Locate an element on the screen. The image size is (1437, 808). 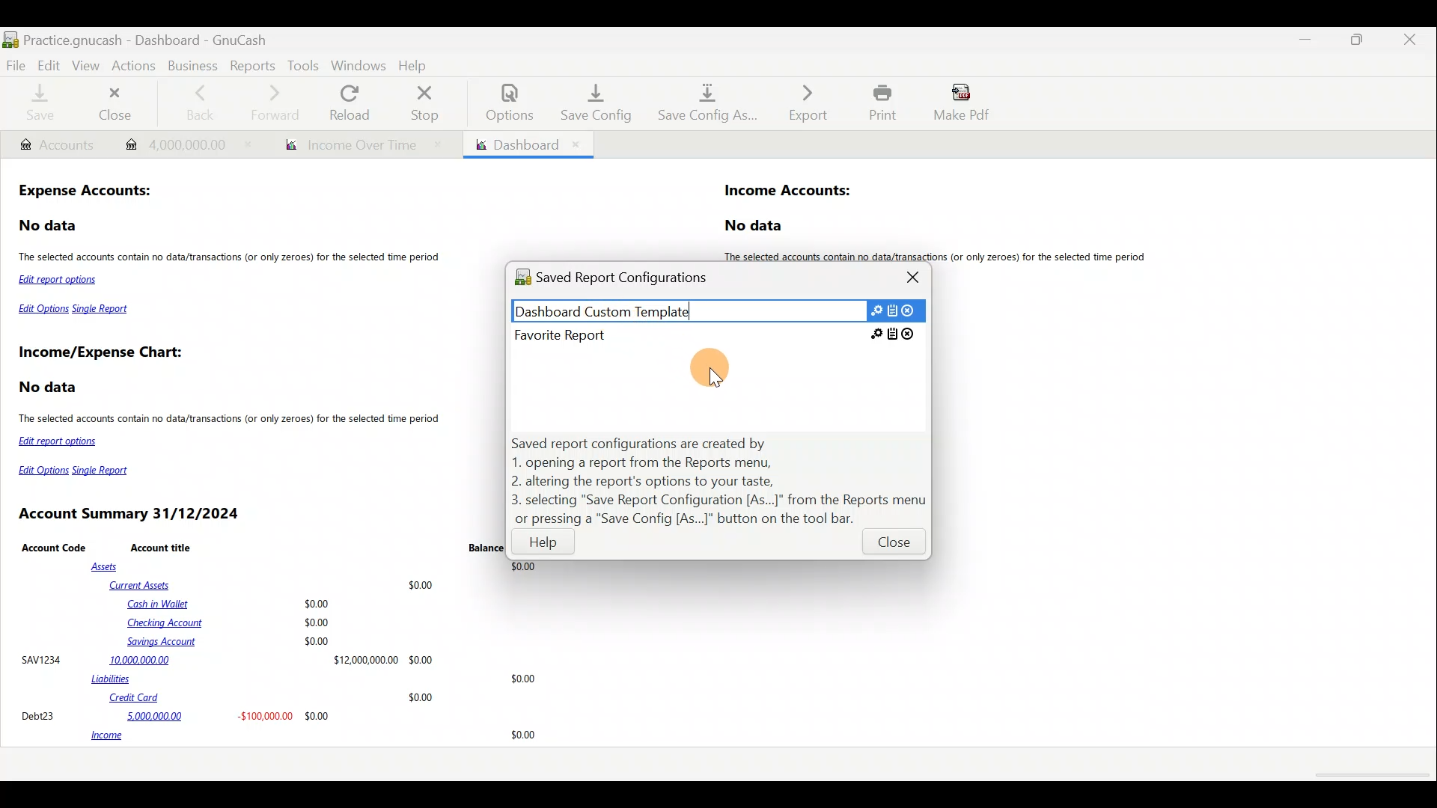
Save config as is located at coordinates (703, 104).